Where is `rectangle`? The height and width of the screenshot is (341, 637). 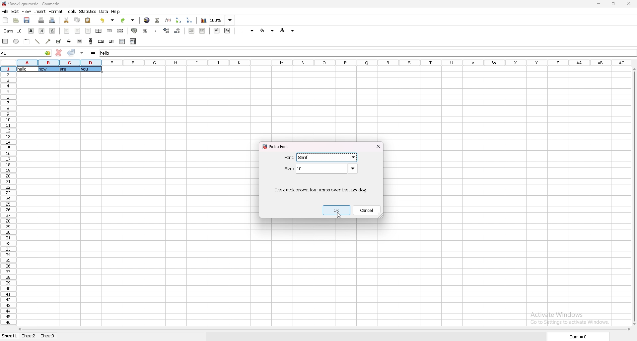
rectangle is located at coordinates (5, 41).